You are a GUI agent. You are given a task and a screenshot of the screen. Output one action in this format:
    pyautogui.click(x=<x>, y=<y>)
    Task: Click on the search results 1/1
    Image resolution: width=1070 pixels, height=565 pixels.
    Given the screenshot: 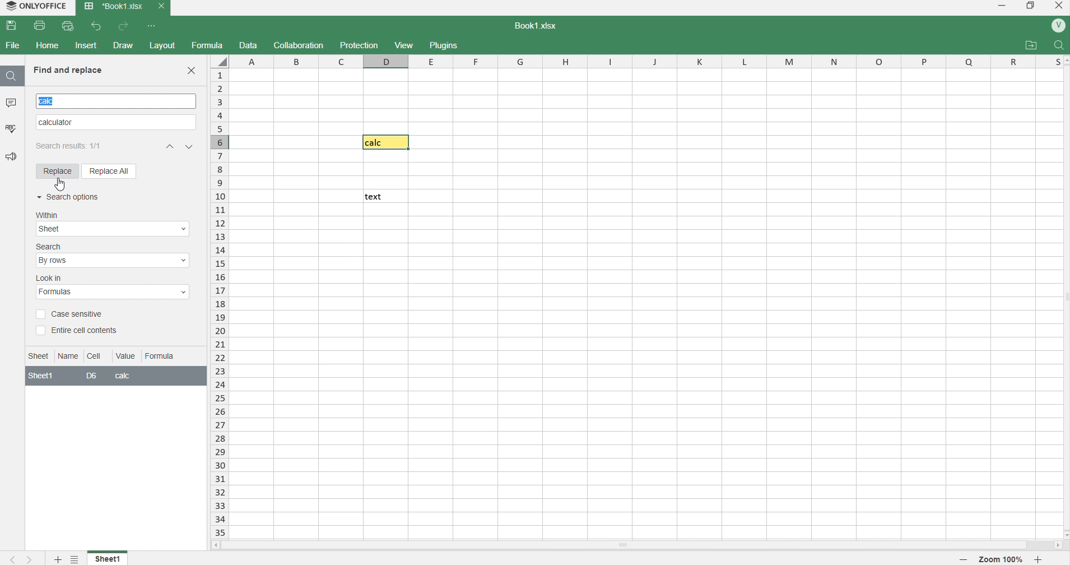 What is the action you would take?
    pyautogui.click(x=72, y=146)
    